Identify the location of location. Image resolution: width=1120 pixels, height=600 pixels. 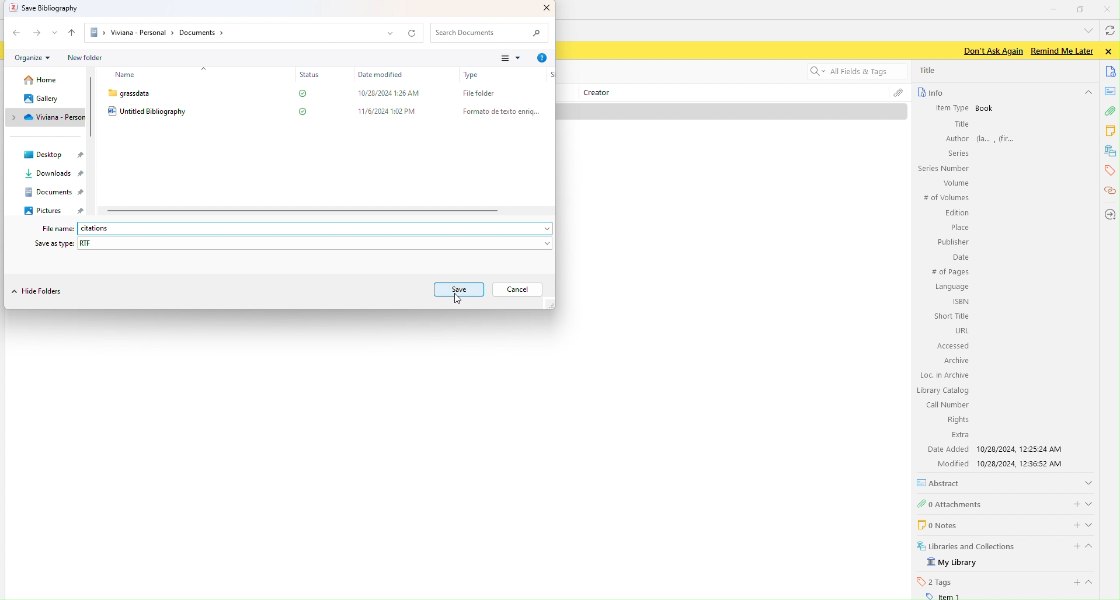
(1109, 214).